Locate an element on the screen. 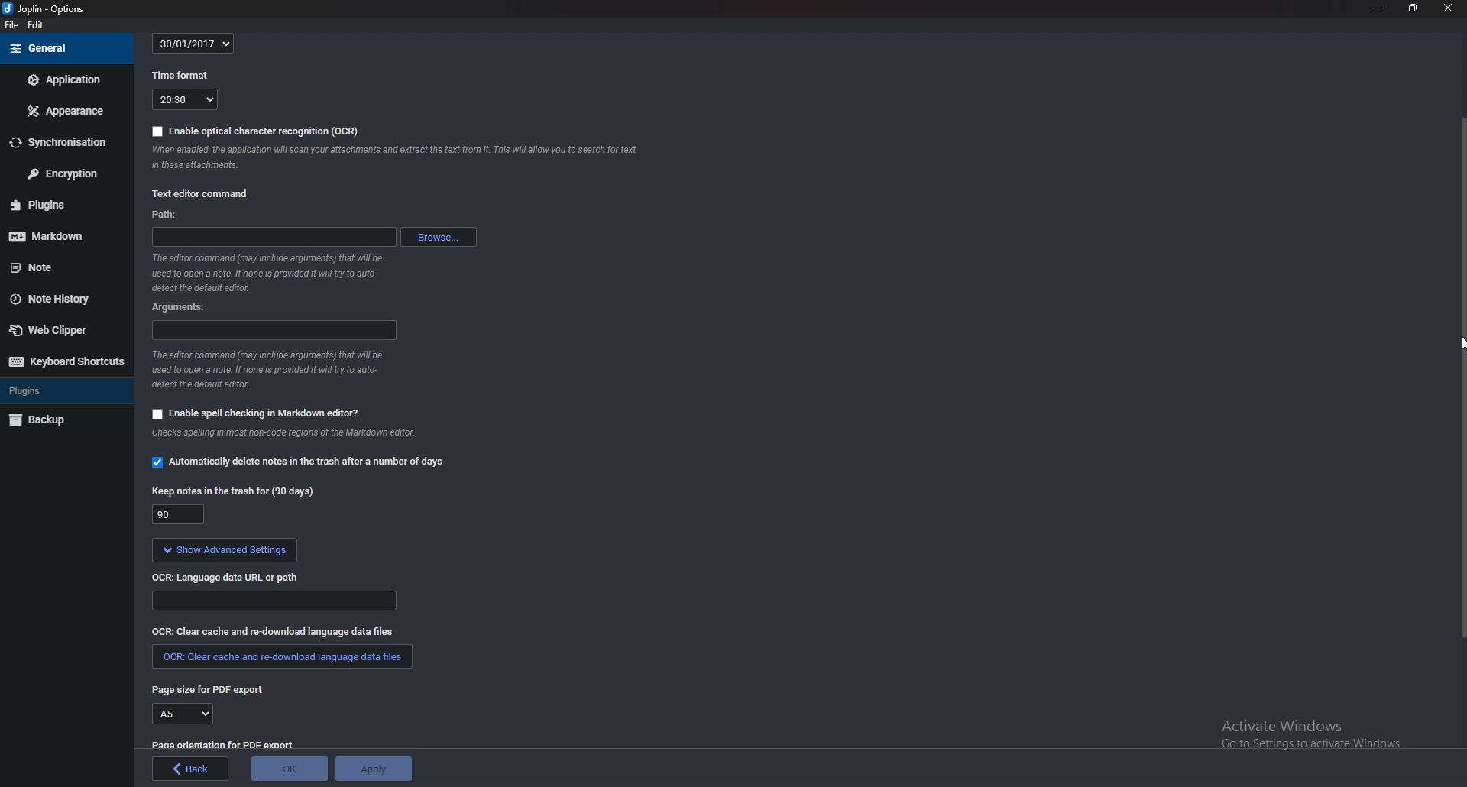 The image size is (1467, 787). Minimize is located at coordinates (1380, 9).